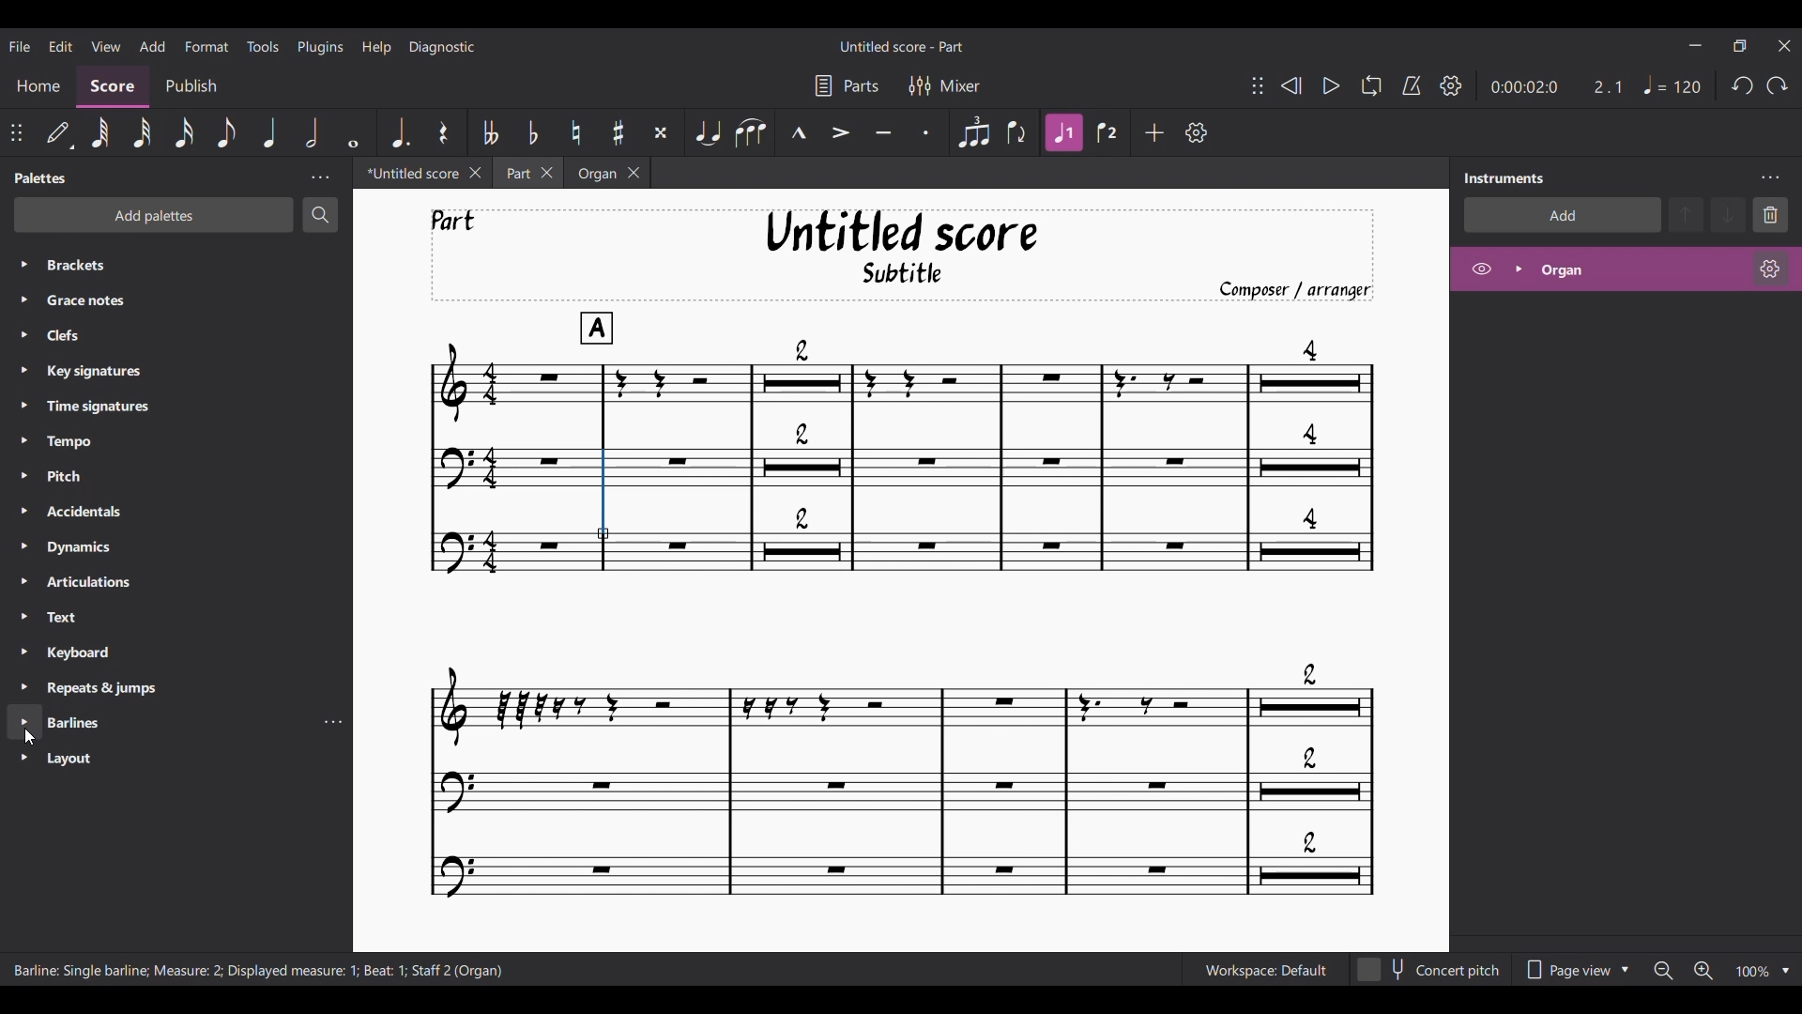  What do you see at coordinates (634, 173) in the screenshot?
I see `Close organ tab` at bounding box center [634, 173].